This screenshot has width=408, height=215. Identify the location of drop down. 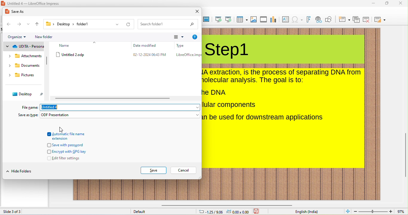
(10, 56).